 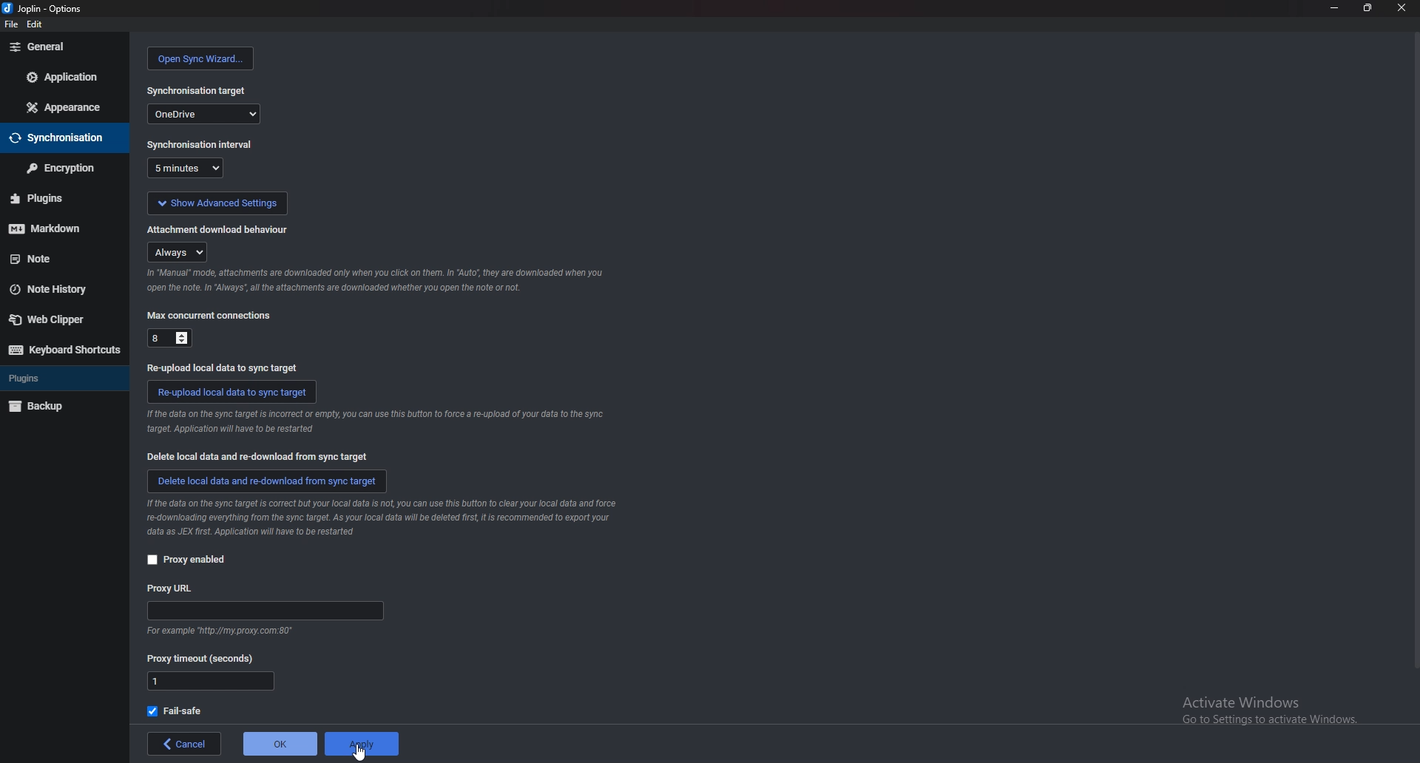 What do you see at coordinates (1413, 360) in the screenshot?
I see `scroll bar` at bounding box center [1413, 360].